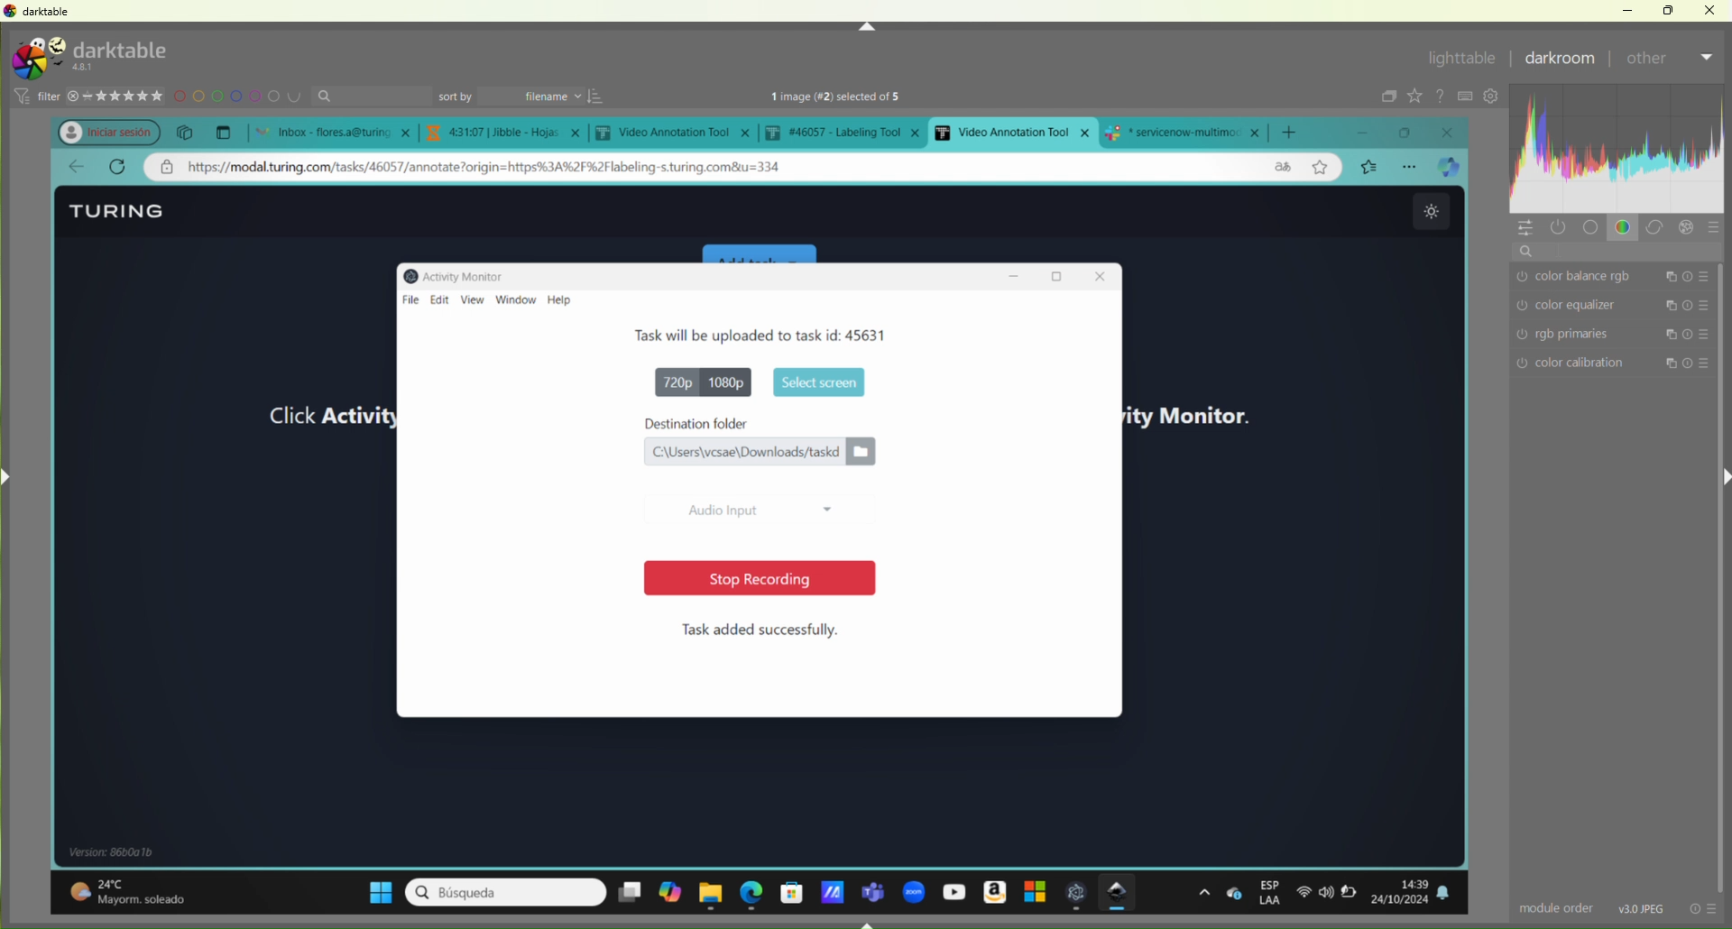 The height and width of the screenshot is (929, 1732). I want to click on temperature details, so click(138, 887).